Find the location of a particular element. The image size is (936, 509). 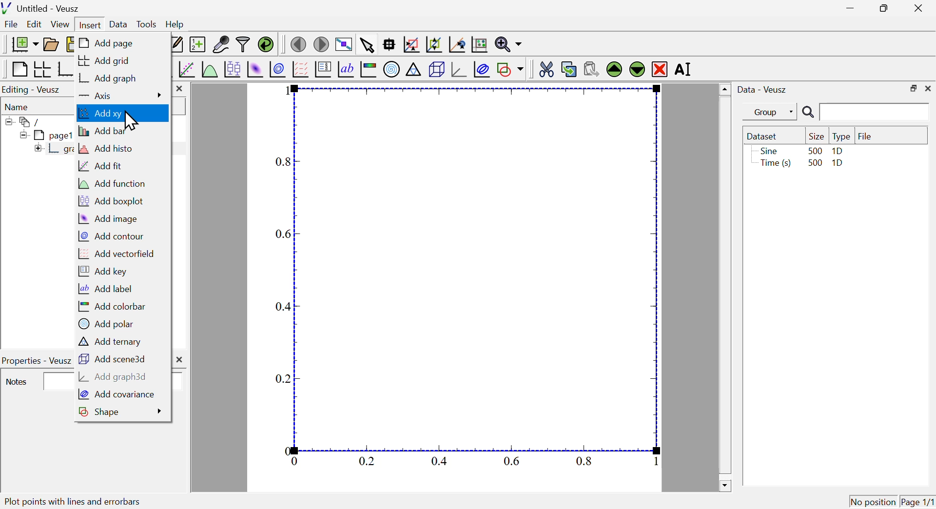

add contour is located at coordinates (109, 236).